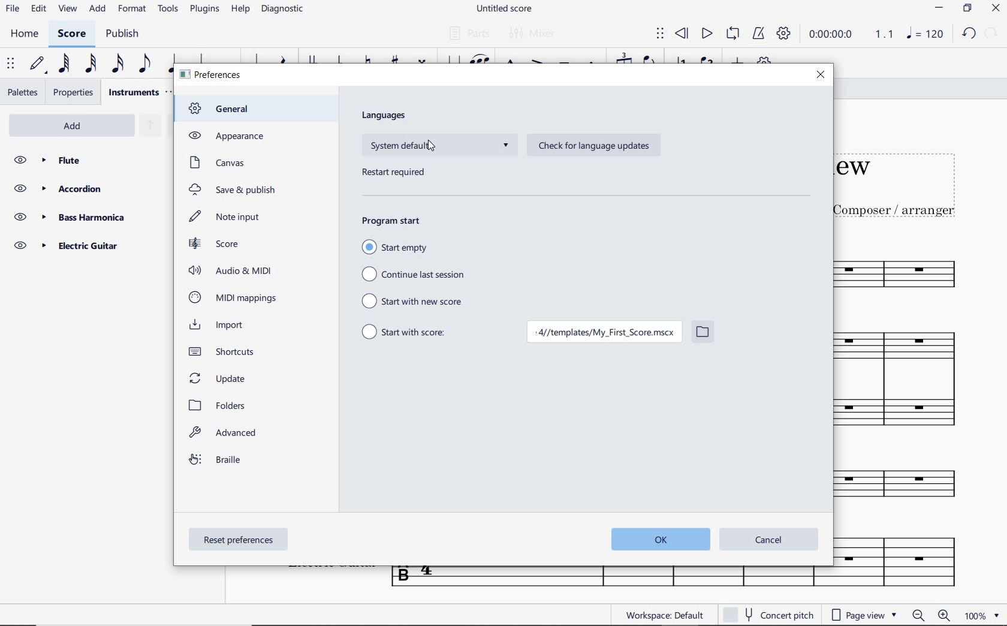 The width and height of the screenshot is (1007, 626). Describe the element at coordinates (997, 10) in the screenshot. I see `CLOSE ` at that location.